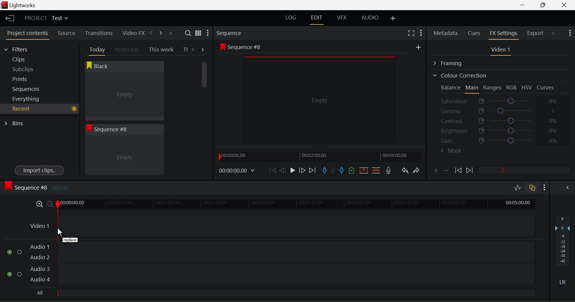 Image resolution: width=575 pixels, height=302 pixels. I want to click on Gain, so click(507, 139).